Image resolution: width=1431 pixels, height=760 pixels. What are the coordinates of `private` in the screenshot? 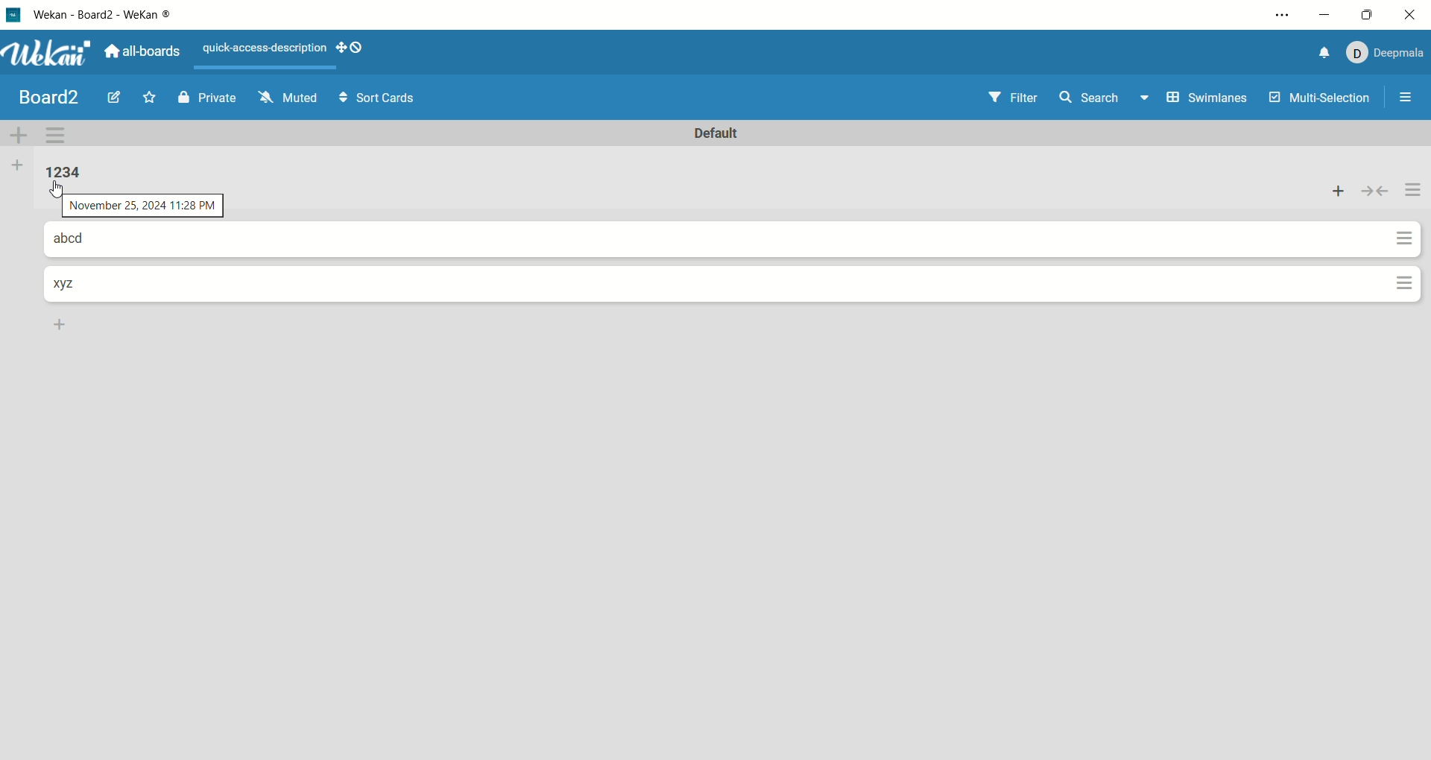 It's located at (208, 97).